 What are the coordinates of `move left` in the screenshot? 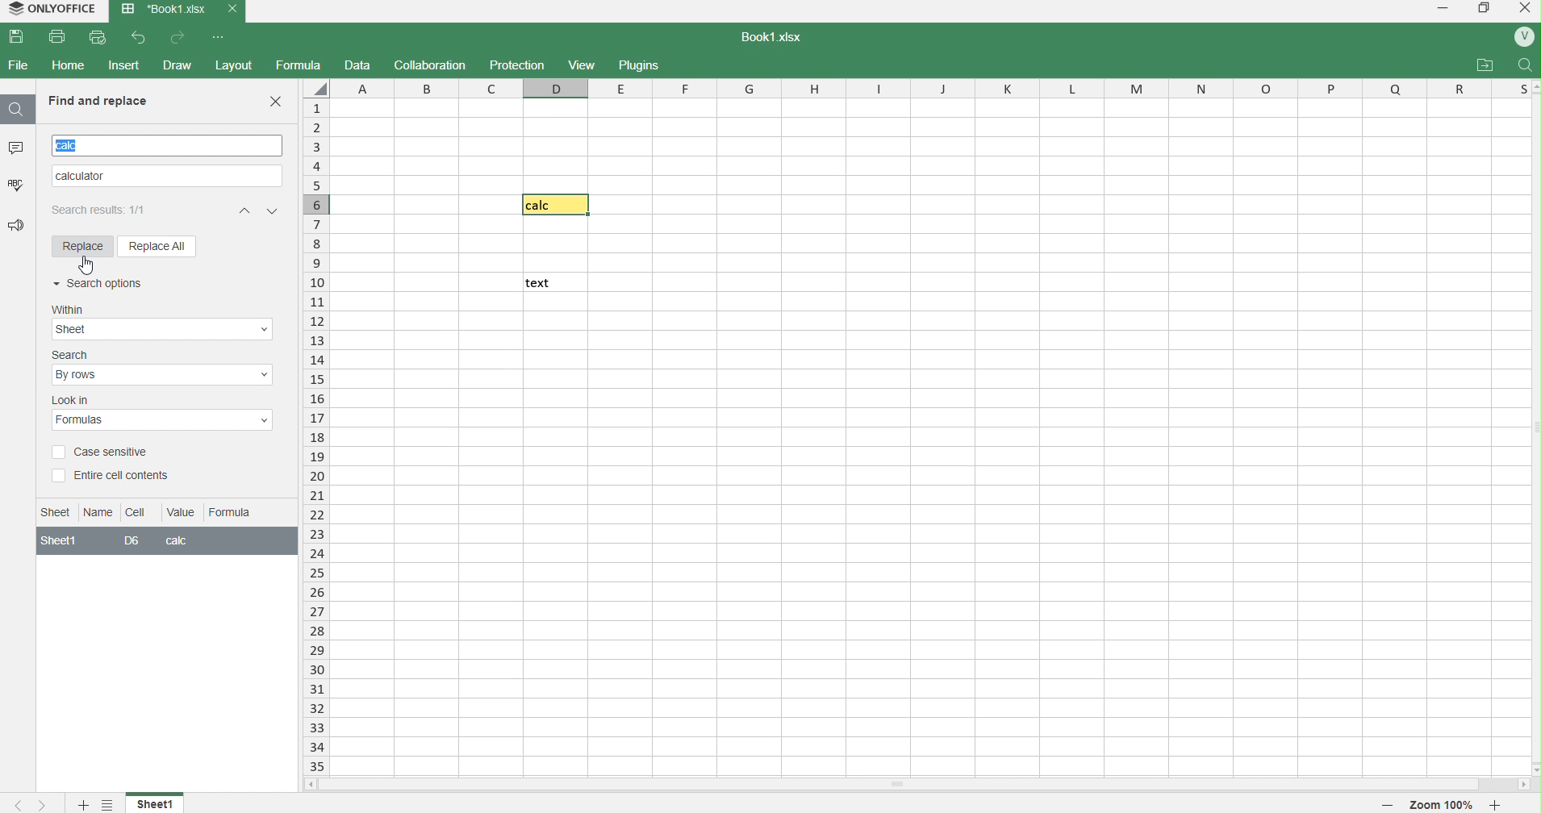 It's located at (310, 784).